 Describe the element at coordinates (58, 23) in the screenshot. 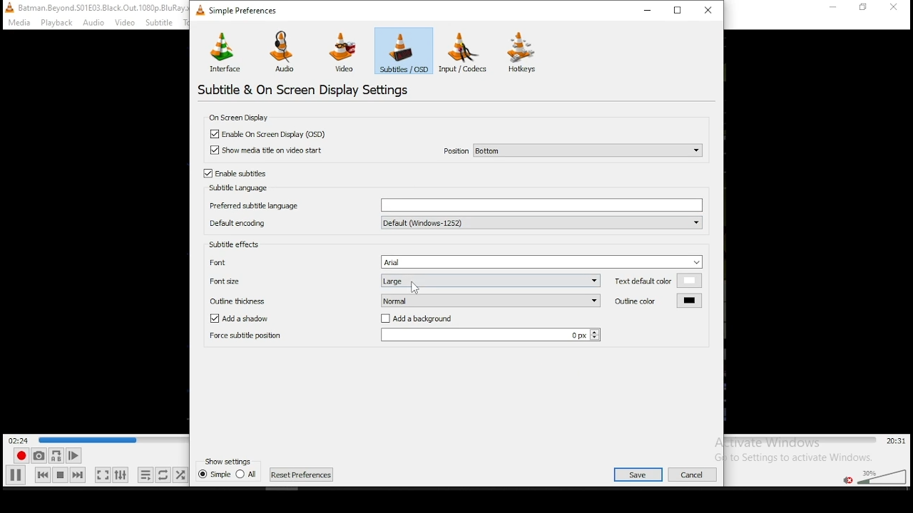

I see `playback` at that location.